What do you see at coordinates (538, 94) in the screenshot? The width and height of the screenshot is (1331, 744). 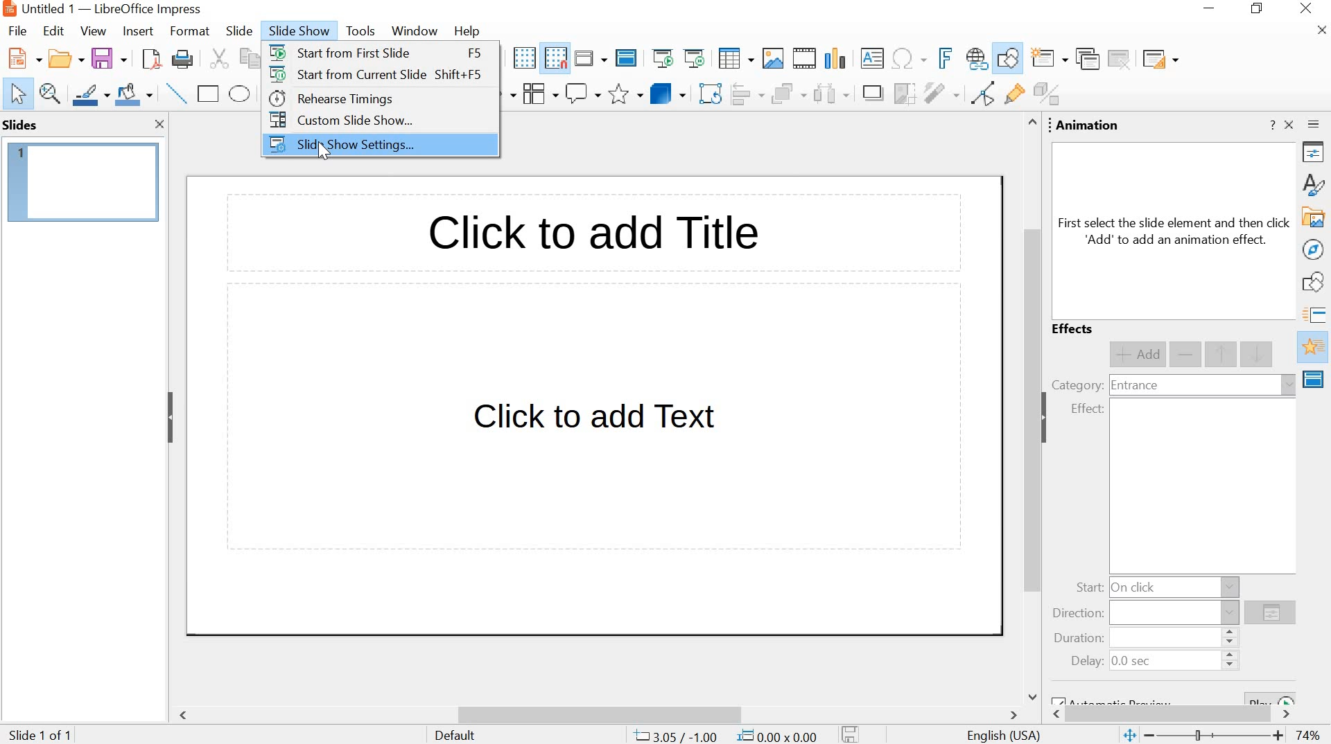 I see `flowchart` at bounding box center [538, 94].